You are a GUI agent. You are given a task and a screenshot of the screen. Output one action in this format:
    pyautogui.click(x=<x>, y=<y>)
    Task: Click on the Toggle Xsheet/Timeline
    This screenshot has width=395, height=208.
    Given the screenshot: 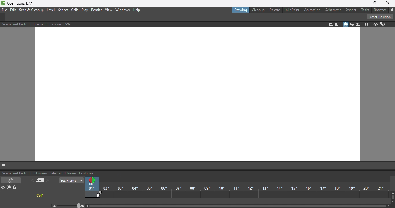 What is the action you would take?
    pyautogui.click(x=12, y=180)
    